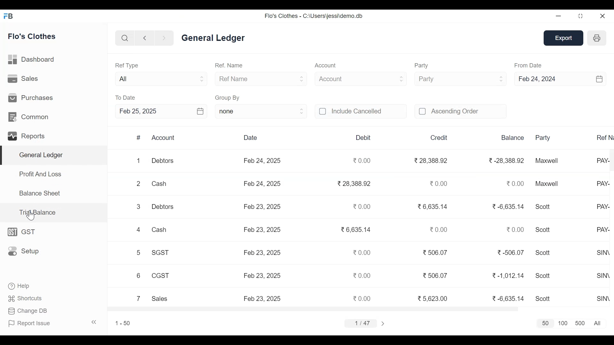  I want to click on PAY-, so click(603, 230).